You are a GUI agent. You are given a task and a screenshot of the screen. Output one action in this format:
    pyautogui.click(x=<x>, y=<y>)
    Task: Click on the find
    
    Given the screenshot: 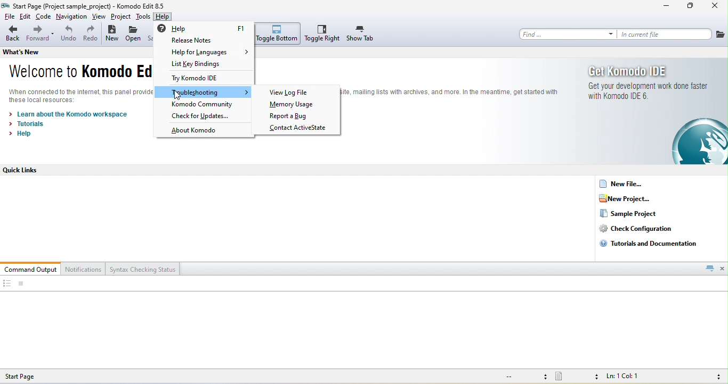 What is the action you would take?
    pyautogui.click(x=568, y=34)
    